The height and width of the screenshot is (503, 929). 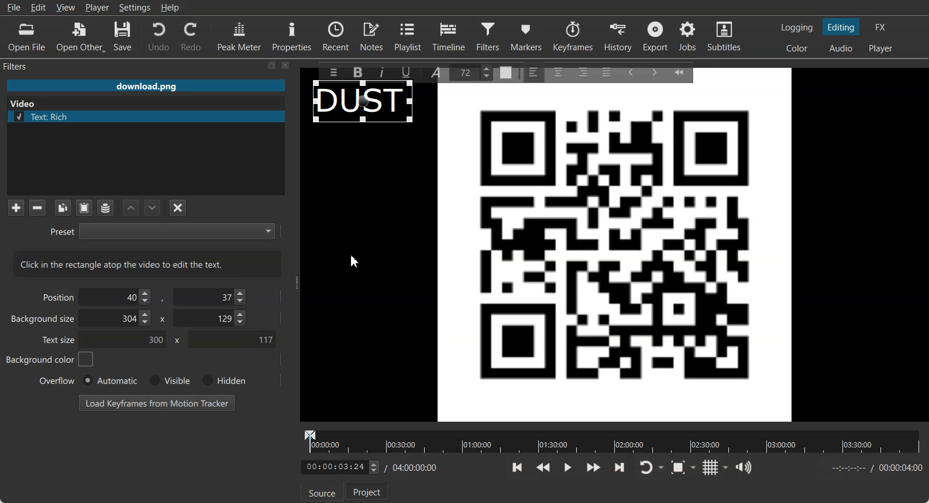 What do you see at coordinates (412, 467) in the screenshot?
I see `Timing ` at bounding box center [412, 467].